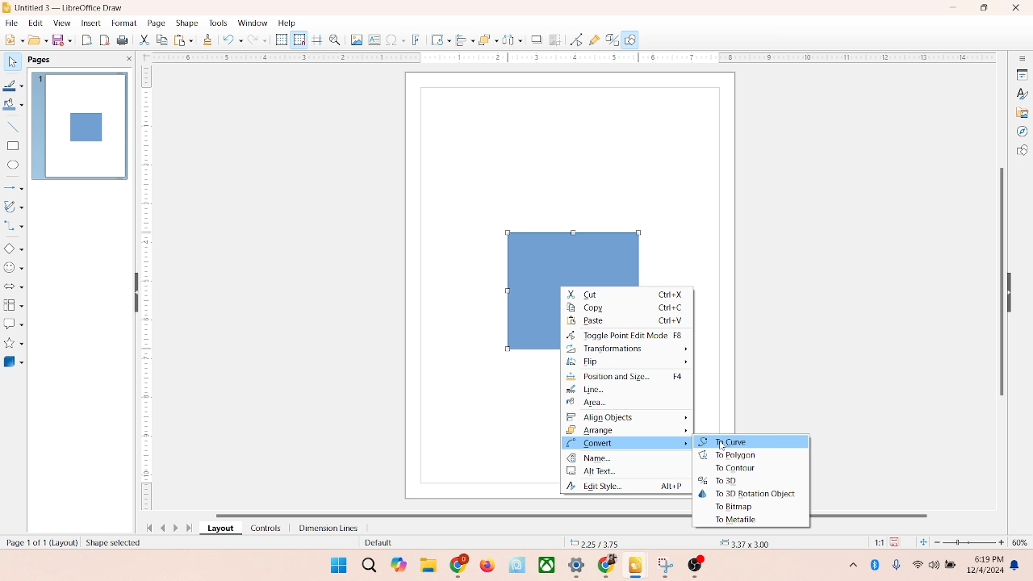 Image resolution: width=1033 pixels, height=581 pixels. I want to click on curves and polygons, so click(15, 205).